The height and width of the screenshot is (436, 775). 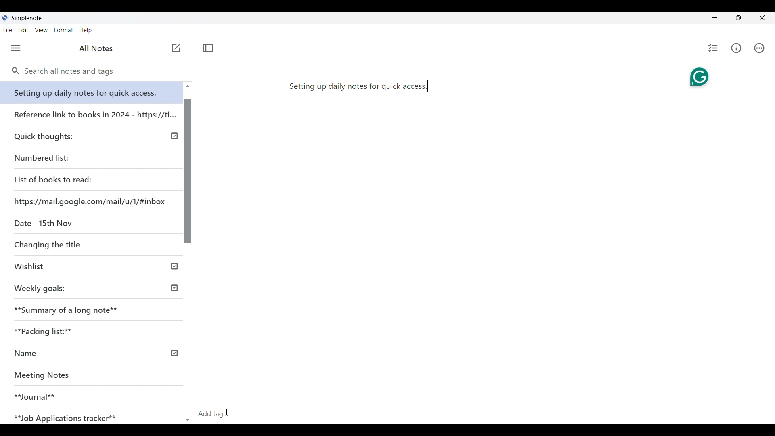 What do you see at coordinates (66, 135) in the screenshot?
I see `Quick thoughts` at bounding box center [66, 135].